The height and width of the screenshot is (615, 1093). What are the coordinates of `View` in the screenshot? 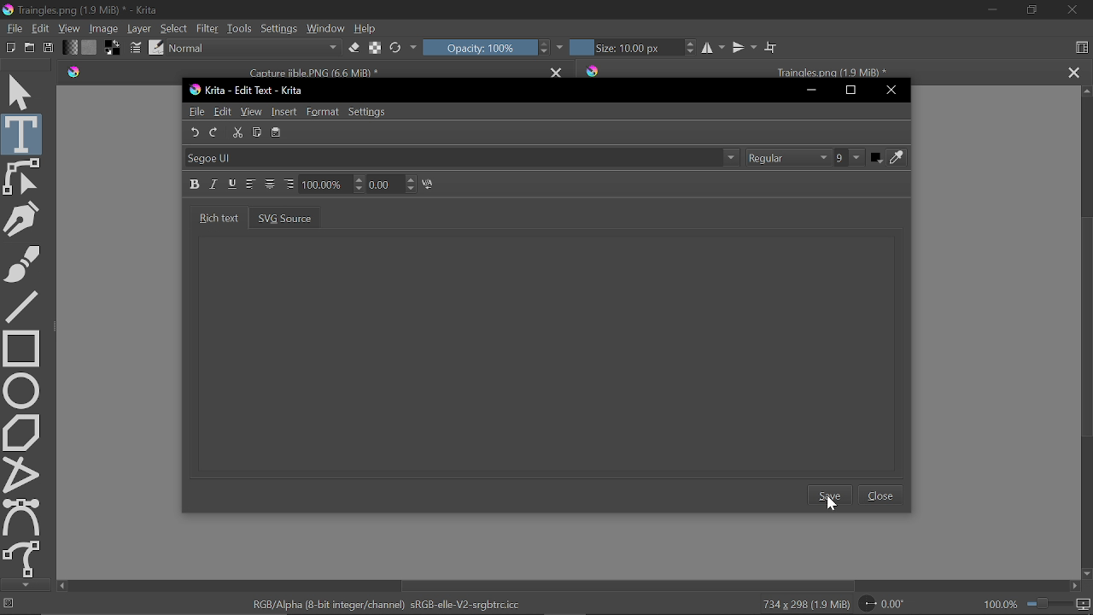 It's located at (252, 112).